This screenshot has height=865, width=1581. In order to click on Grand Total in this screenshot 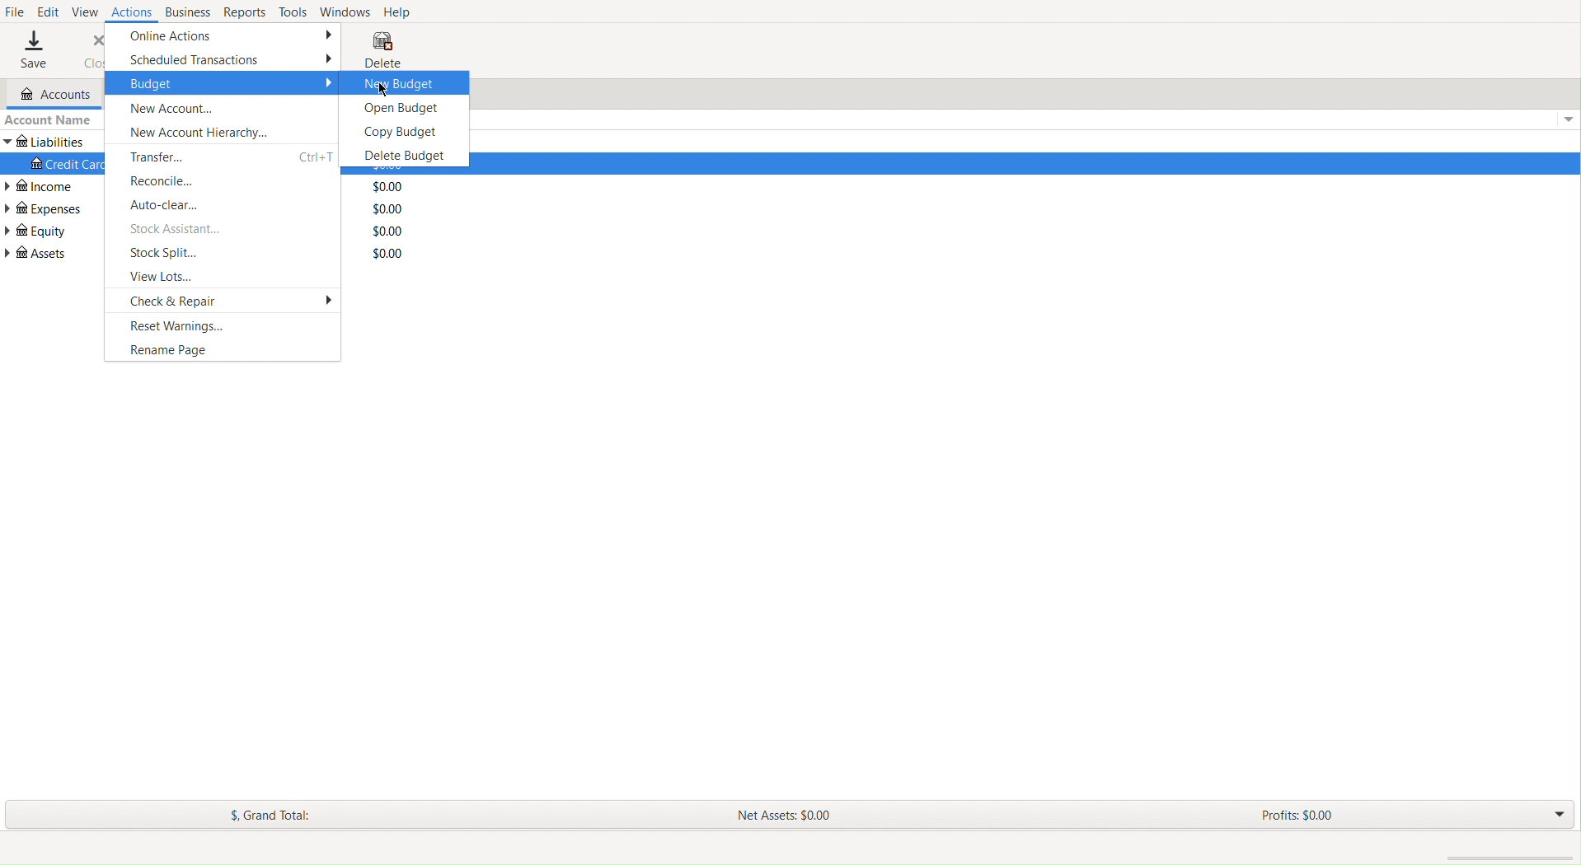, I will do `click(277, 813)`.